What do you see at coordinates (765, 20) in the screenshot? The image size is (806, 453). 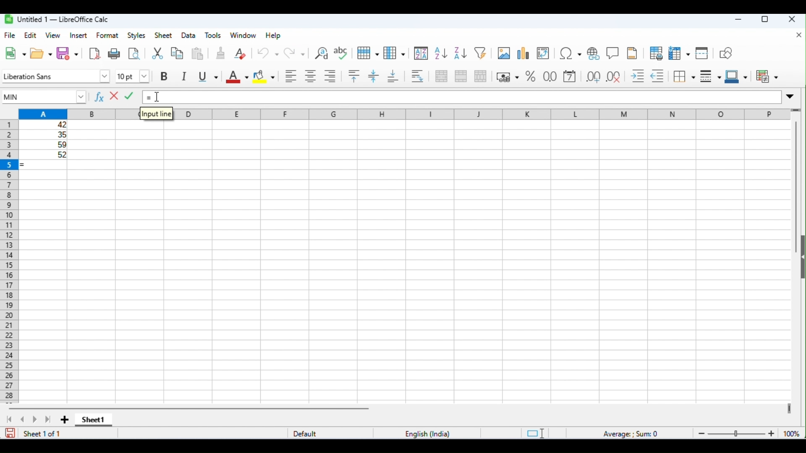 I see `maximize` at bounding box center [765, 20].